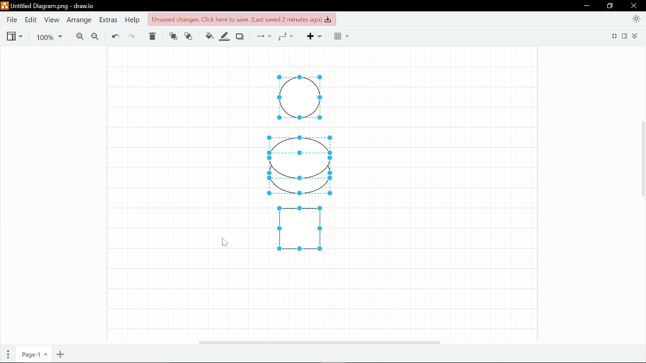 The width and height of the screenshot is (646, 363). Describe the element at coordinates (132, 21) in the screenshot. I see `Help` at that location.